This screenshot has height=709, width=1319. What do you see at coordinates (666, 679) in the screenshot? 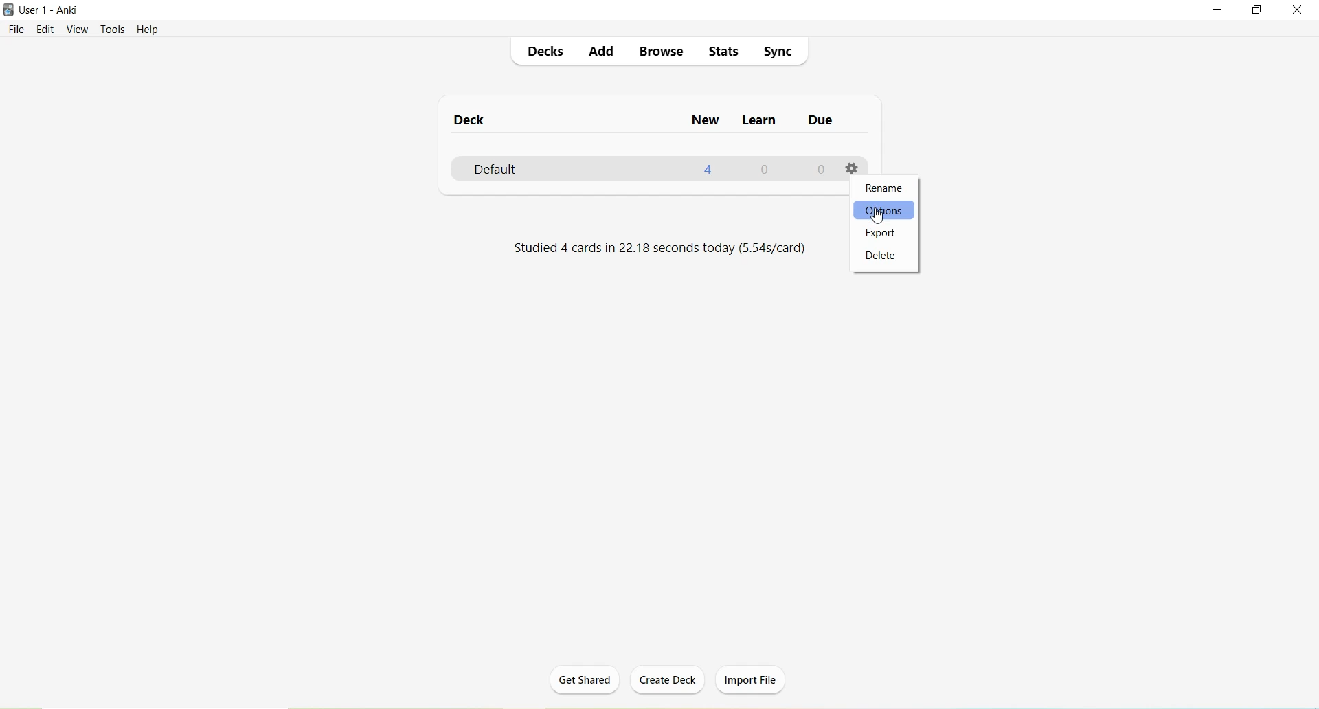
I see `Create Deck` at bounding box center [666, 679].